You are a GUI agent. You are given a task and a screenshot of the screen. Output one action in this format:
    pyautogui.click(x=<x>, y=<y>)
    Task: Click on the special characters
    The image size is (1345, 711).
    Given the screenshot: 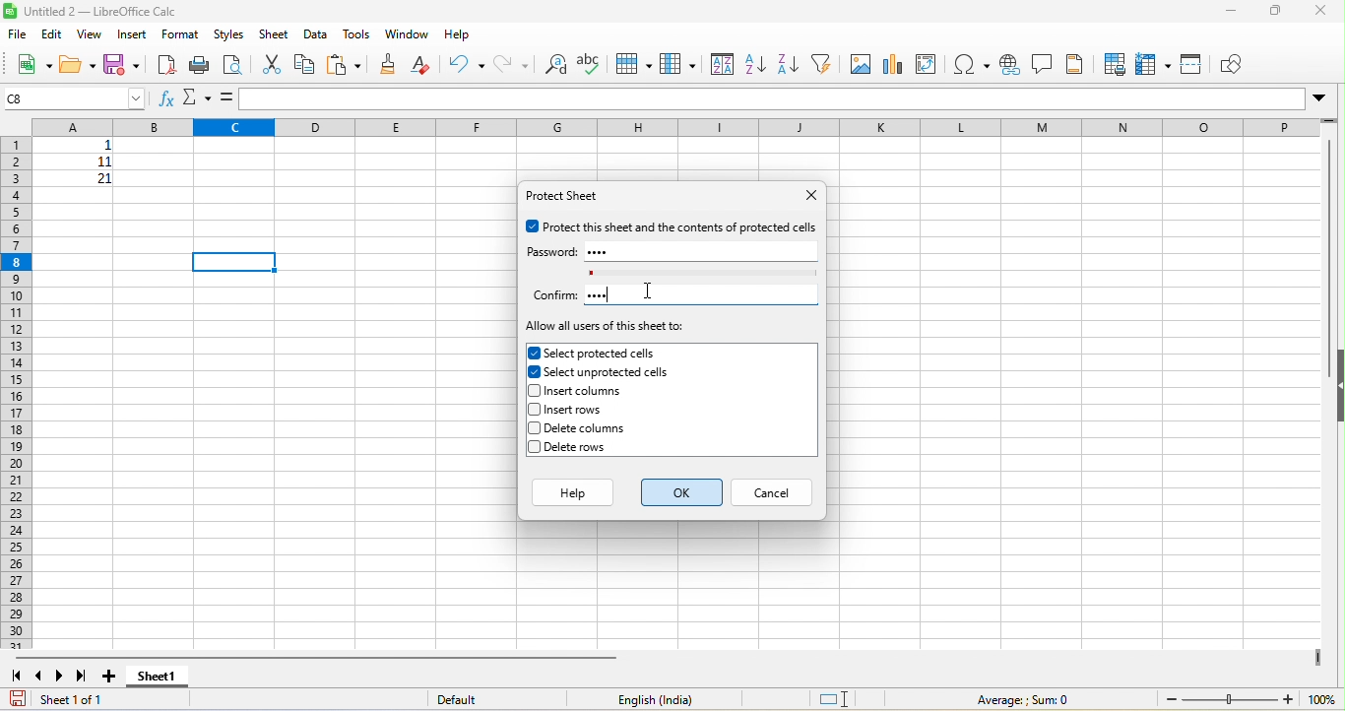 What is the action you would take?
    pyautogui.click(x=973, y=63)
    